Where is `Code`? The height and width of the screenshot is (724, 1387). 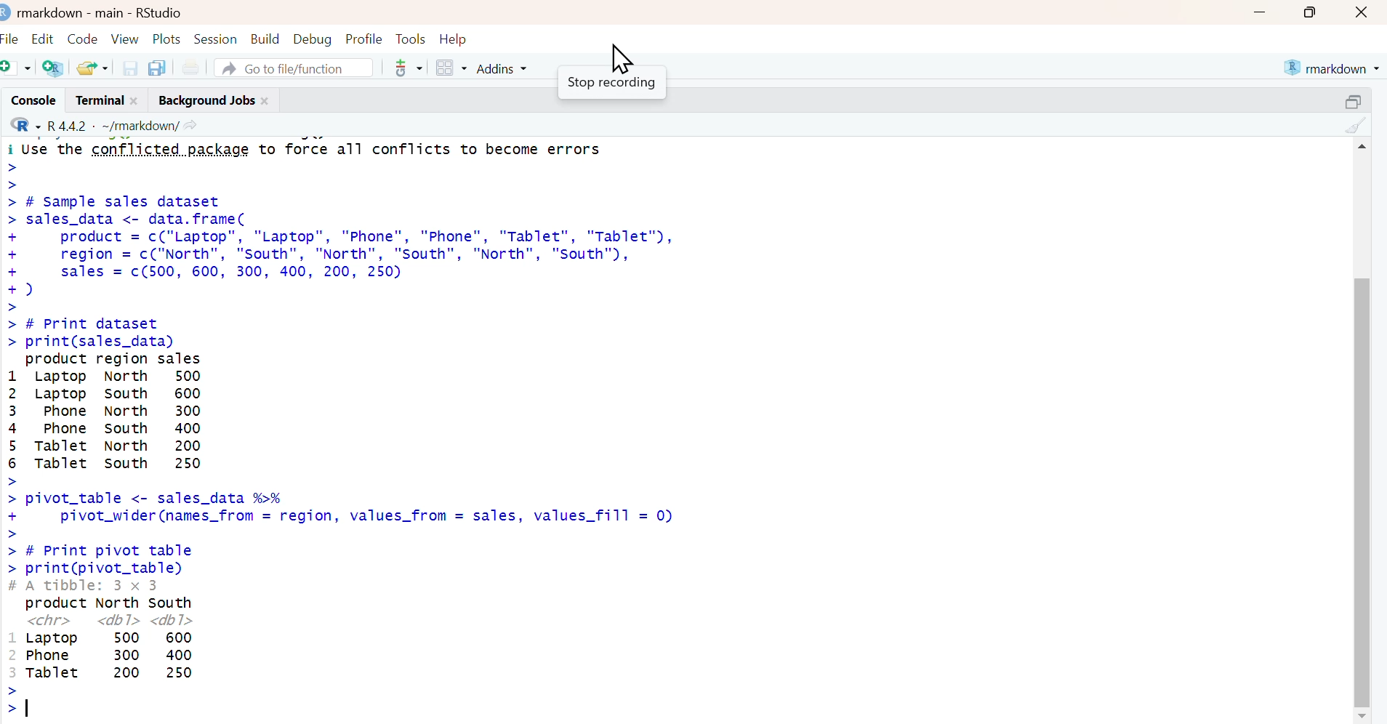 Code is located at coordinates (83, 35).